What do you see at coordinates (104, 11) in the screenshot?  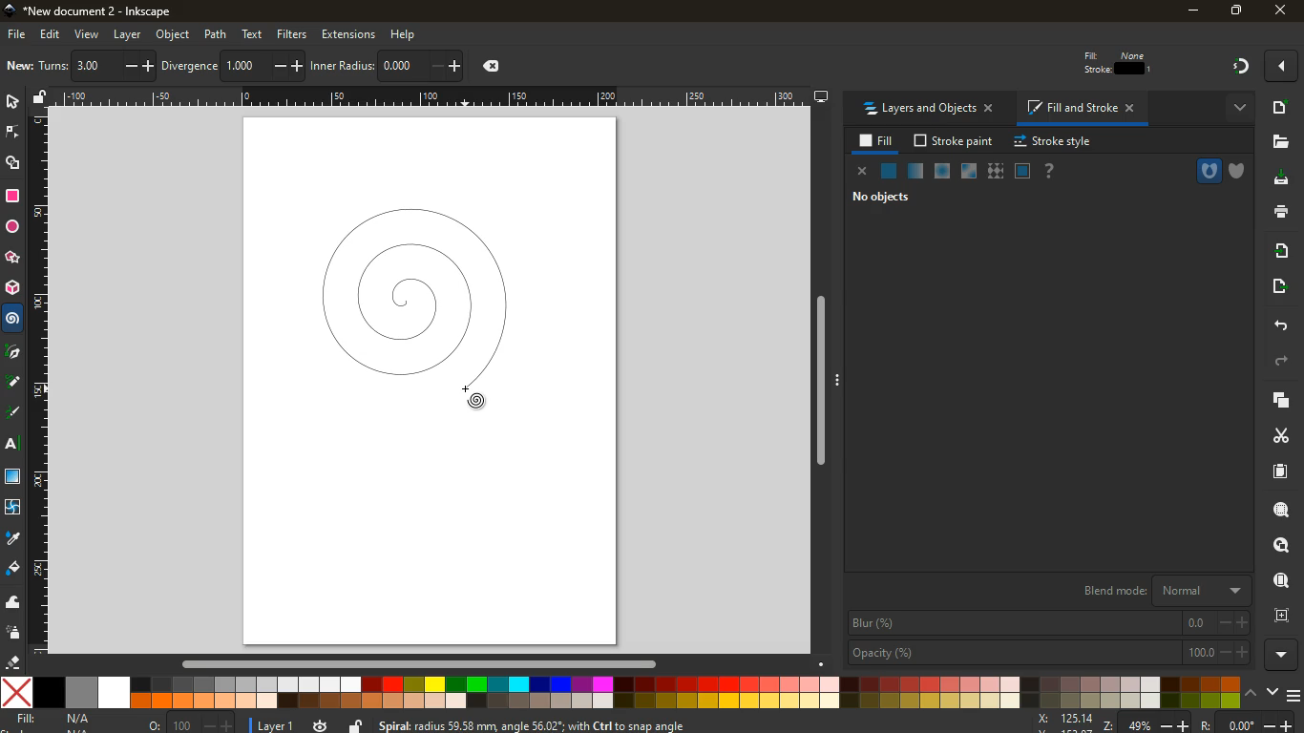 I see `inkscape` at bounding box center [104, 11].